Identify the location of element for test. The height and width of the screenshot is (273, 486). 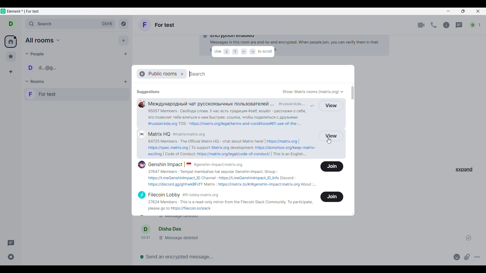
(23, 11).